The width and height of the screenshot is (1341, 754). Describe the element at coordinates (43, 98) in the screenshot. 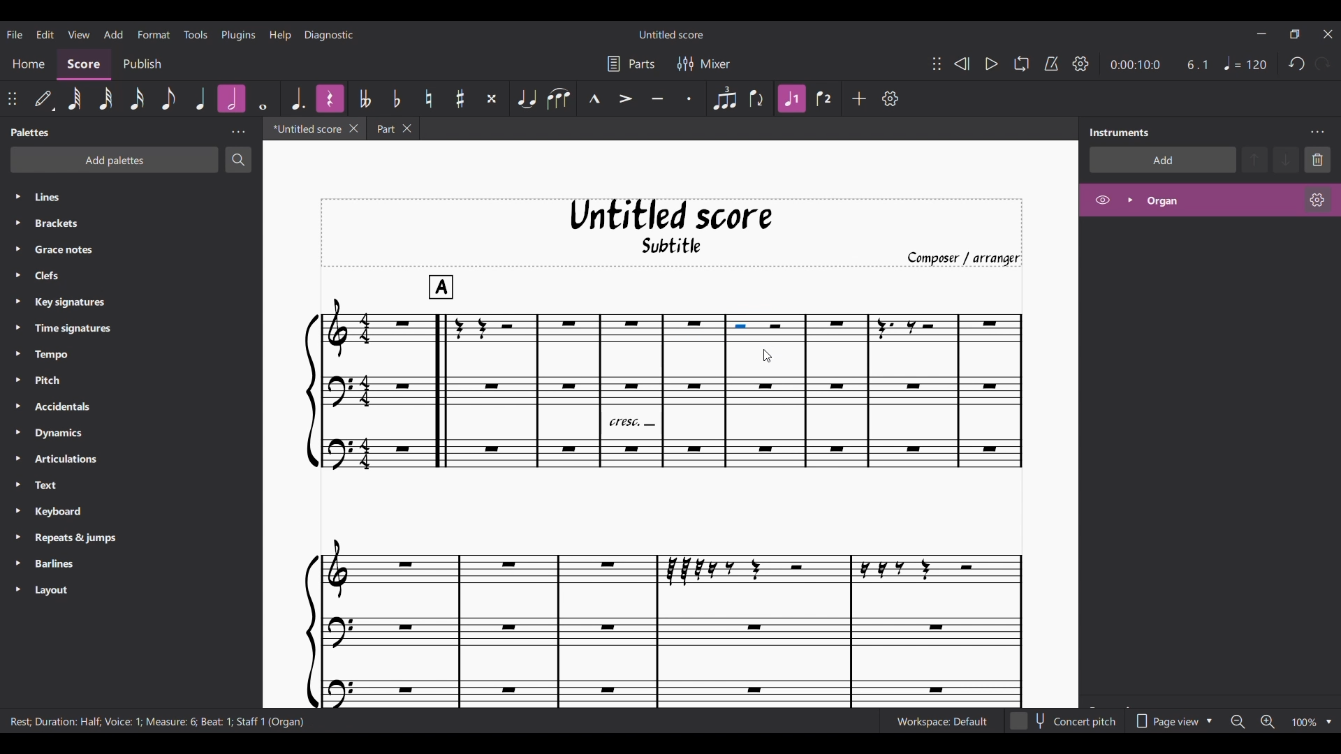

I see `Default` at that location.